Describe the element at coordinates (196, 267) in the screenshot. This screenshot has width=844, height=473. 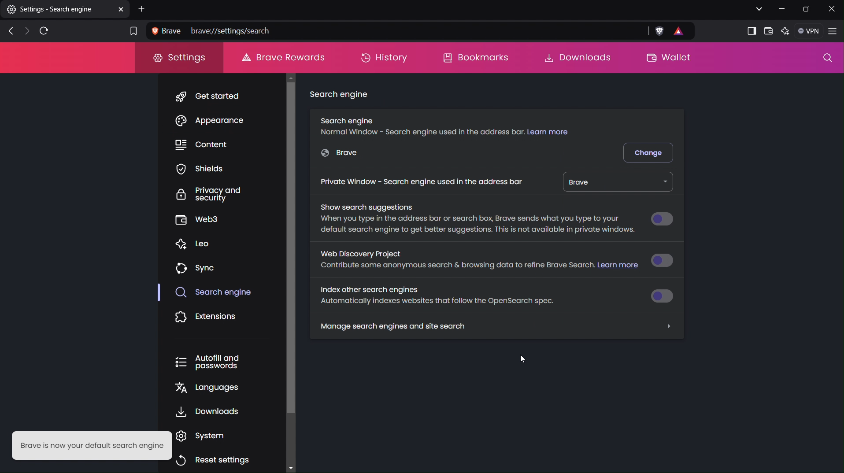
I see `Sync` at that location.